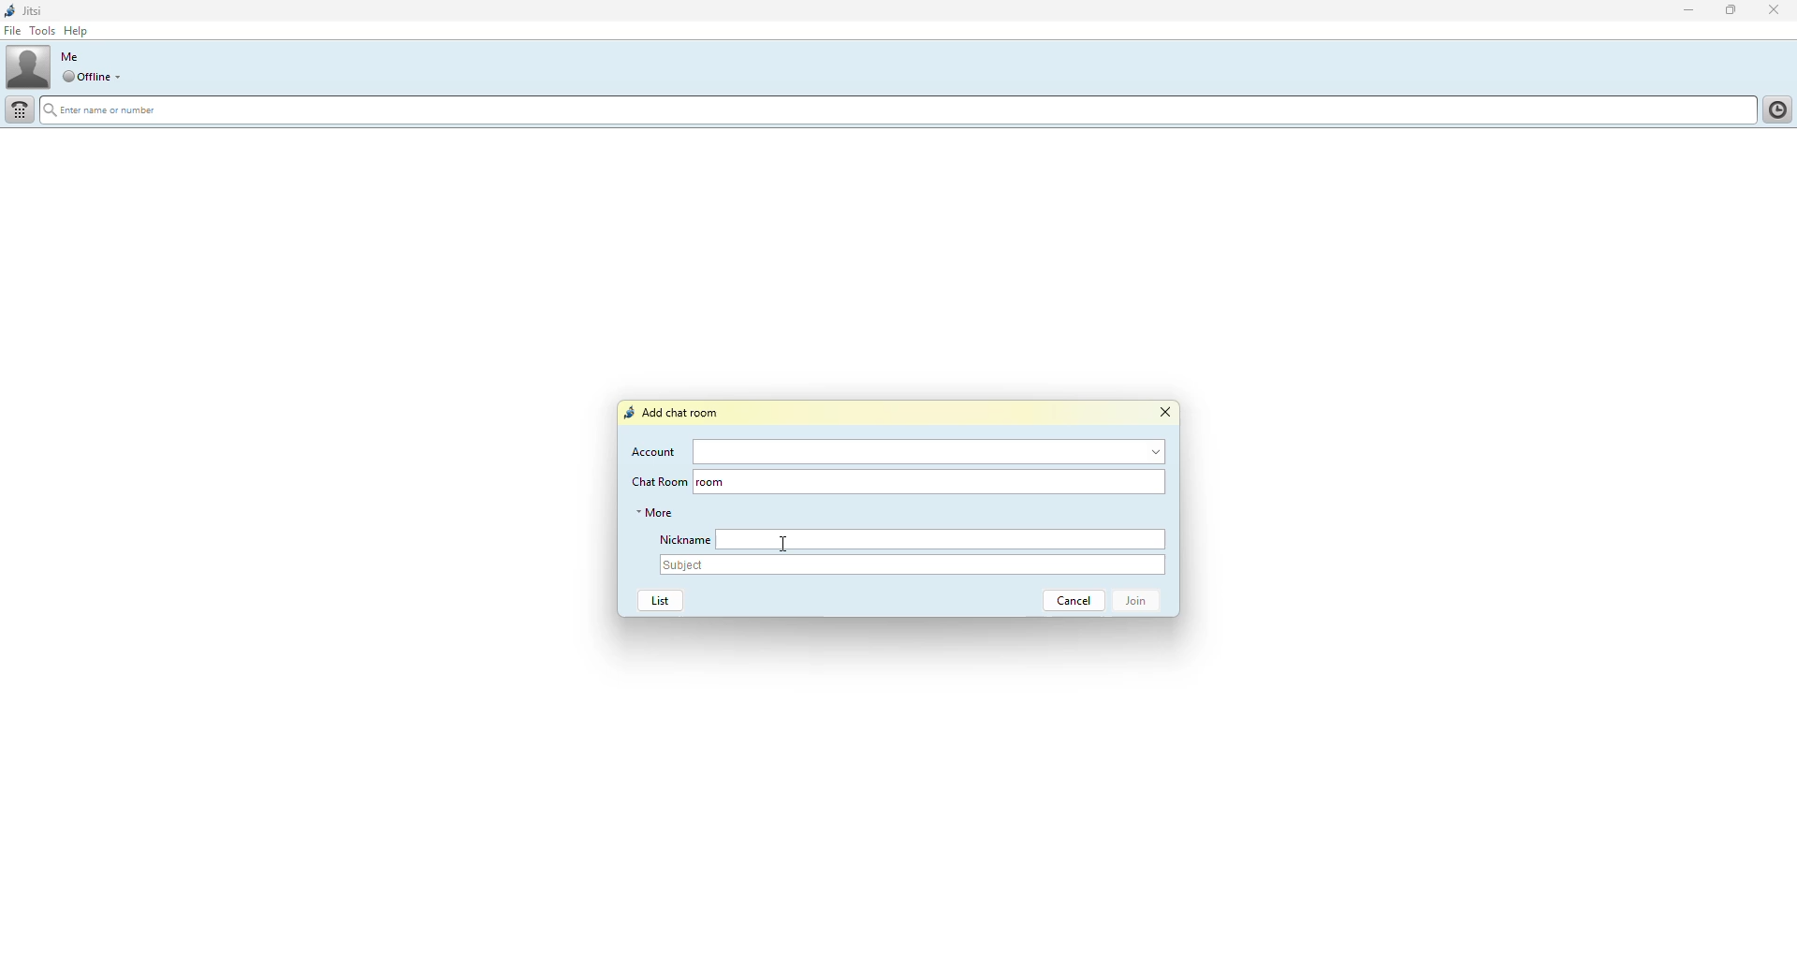  I want to click on cursor, so click(784, 543).